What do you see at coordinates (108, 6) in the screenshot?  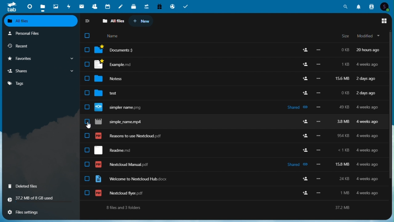 I see `Calendar` at bounding box center [108, 6].